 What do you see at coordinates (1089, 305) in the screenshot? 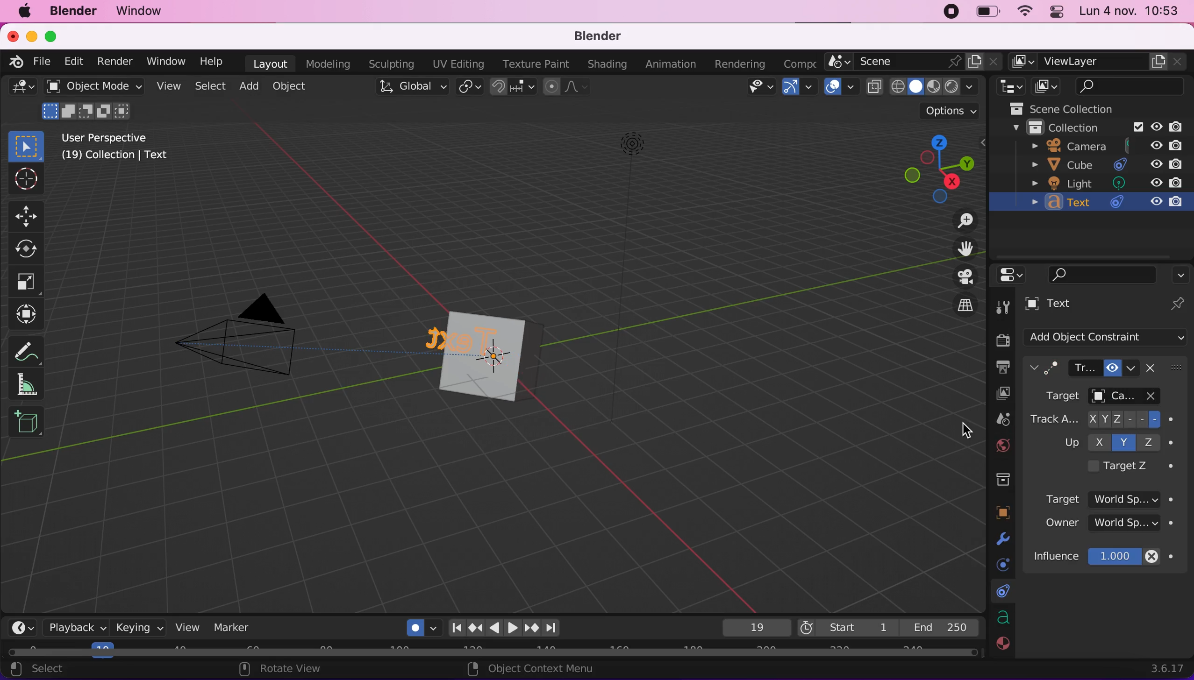
I see `text` at bounding box center [1089, 305].